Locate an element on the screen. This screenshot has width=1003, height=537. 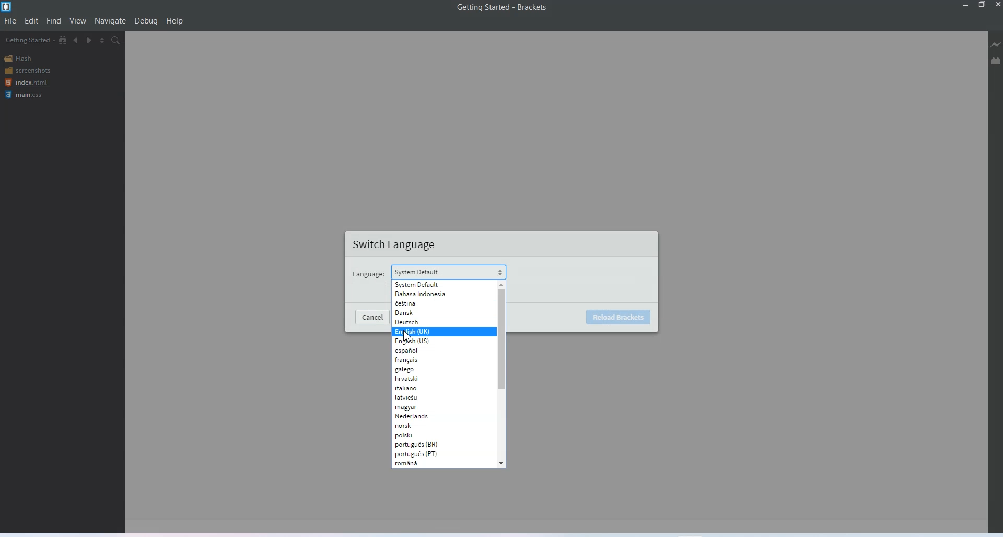
Help is located at coordinates (174, 20).